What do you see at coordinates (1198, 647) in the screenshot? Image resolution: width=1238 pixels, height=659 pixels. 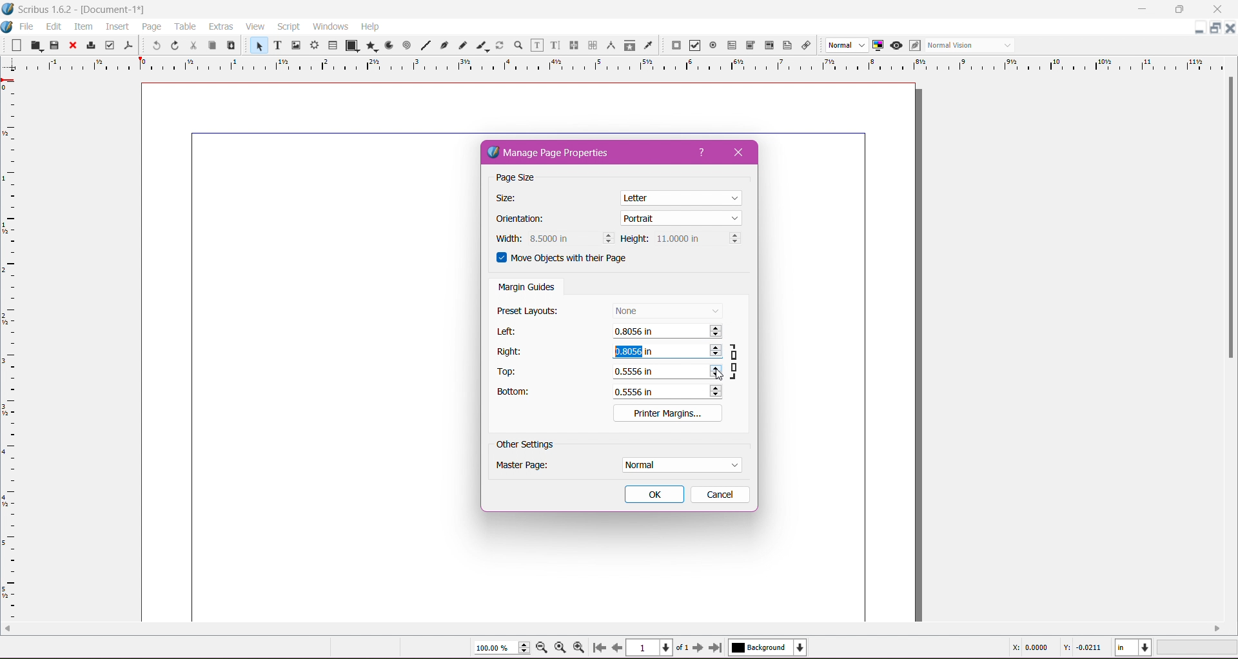 I see `Zoom Level` at bounding box center [1198, 647].